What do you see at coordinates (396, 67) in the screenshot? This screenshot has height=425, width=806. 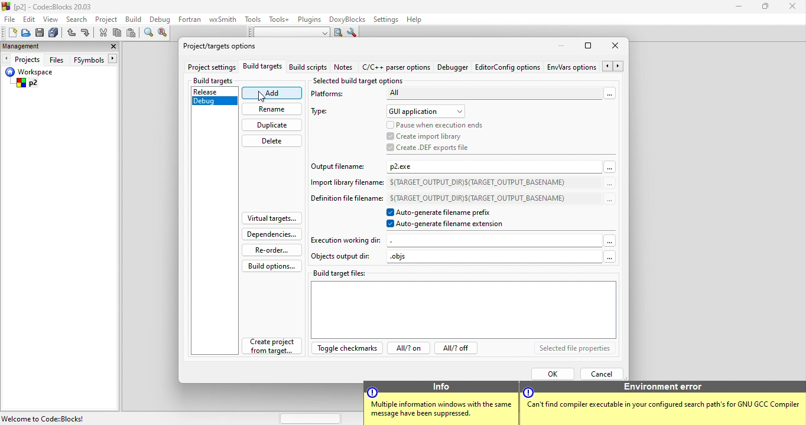 I see `c\c++parser option` at bounding box center [396, 67].